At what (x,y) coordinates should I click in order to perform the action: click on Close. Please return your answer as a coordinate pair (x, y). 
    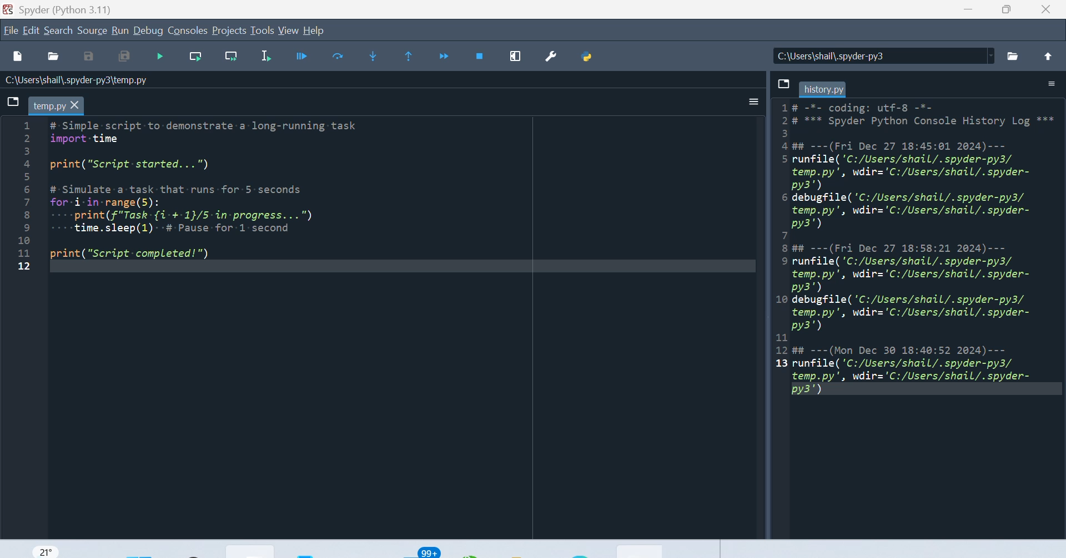
    Looking at the image, I should click on (1048, 12).